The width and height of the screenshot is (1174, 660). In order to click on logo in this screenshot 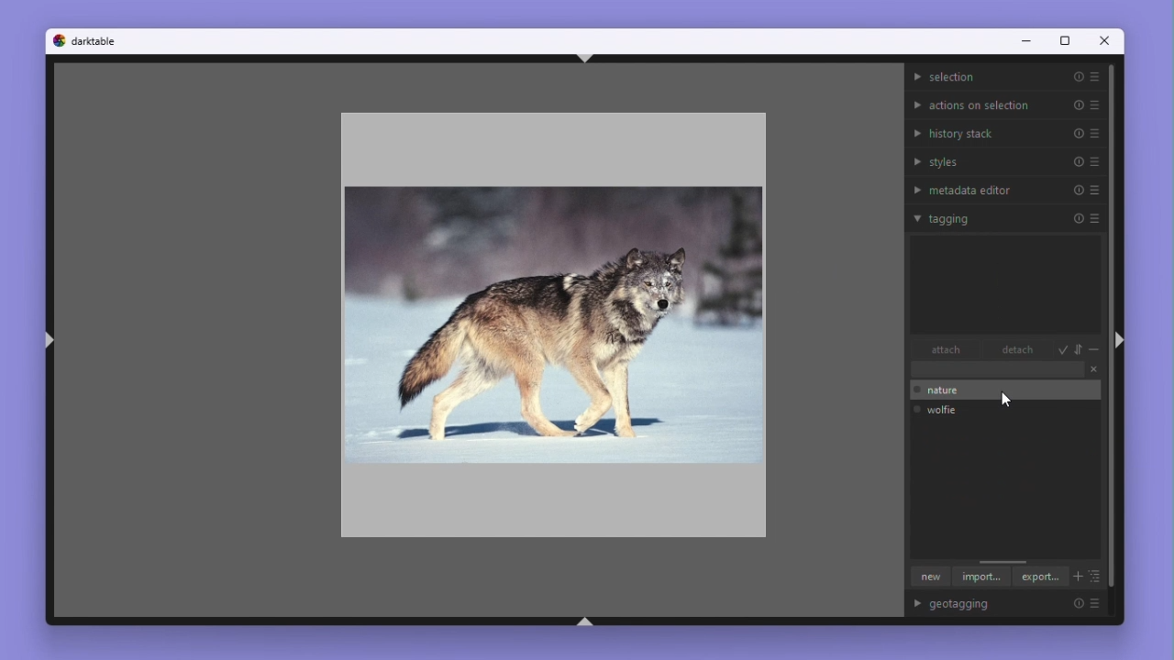, I will do `click(58, 39)`.